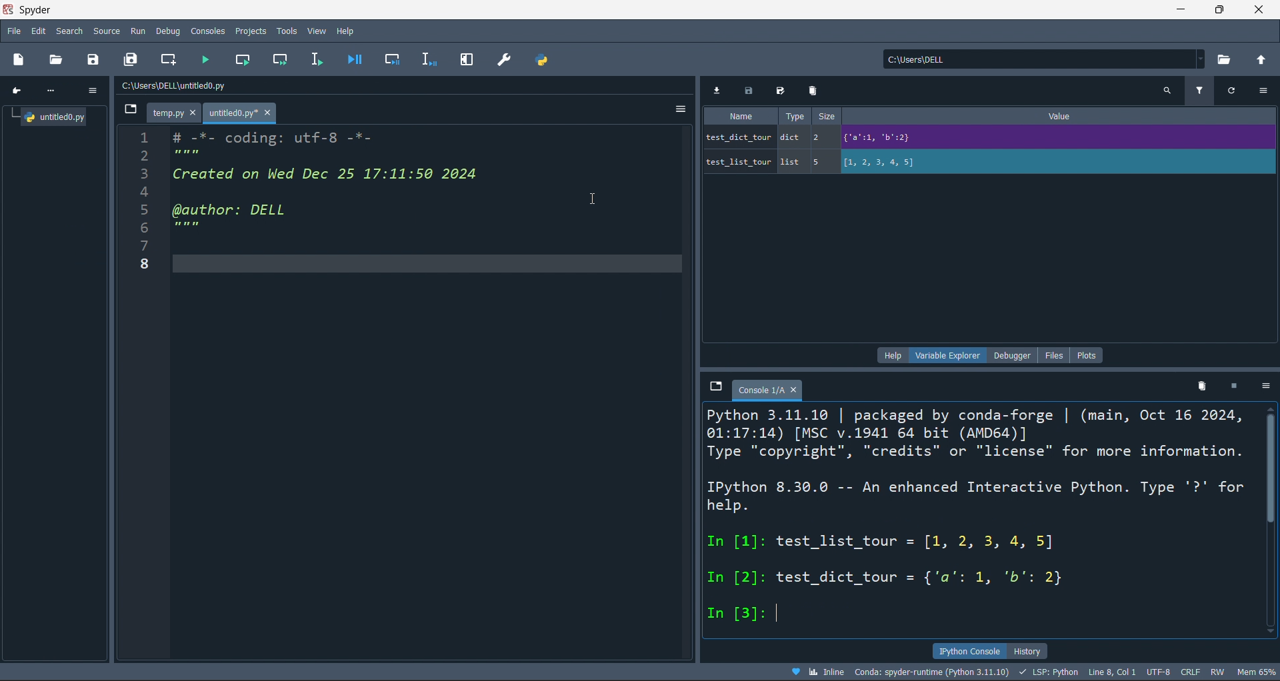 This screenshot has width=1280, height=681. Describe the element at coordinates (136, 31) in the screenshot. I see `run` at that location.